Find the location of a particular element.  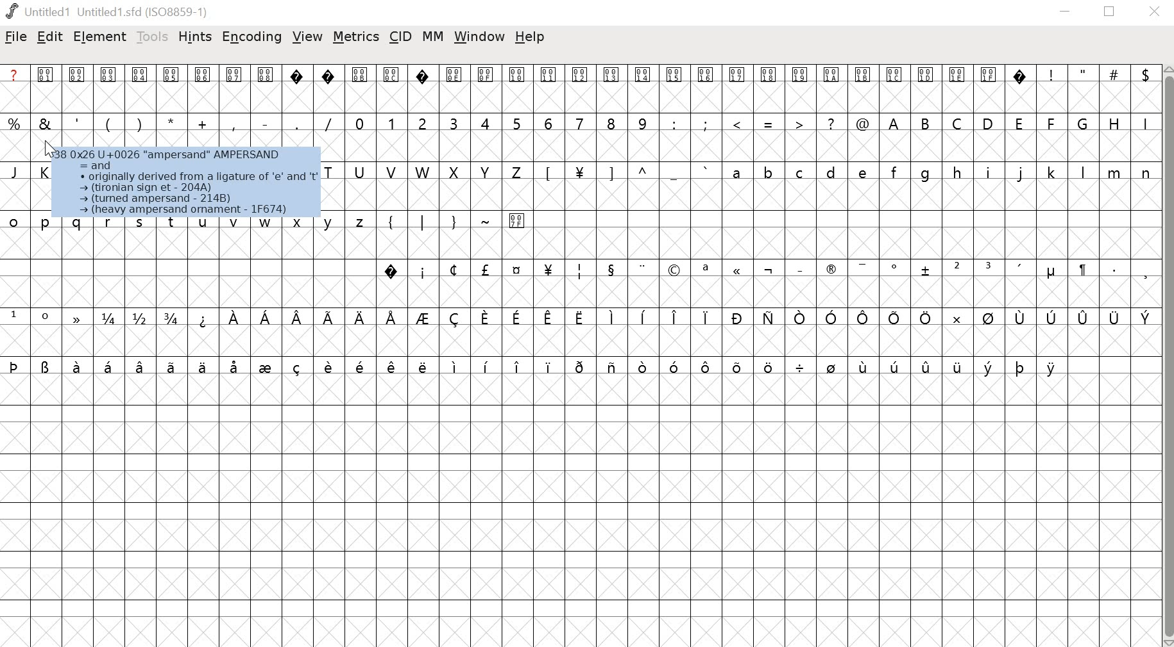

G is located at coordinates (1084, 122).